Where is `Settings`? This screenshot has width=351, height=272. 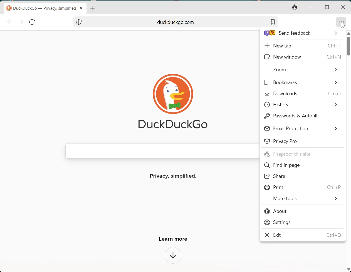
Settings is located at coordinates (303, 223).